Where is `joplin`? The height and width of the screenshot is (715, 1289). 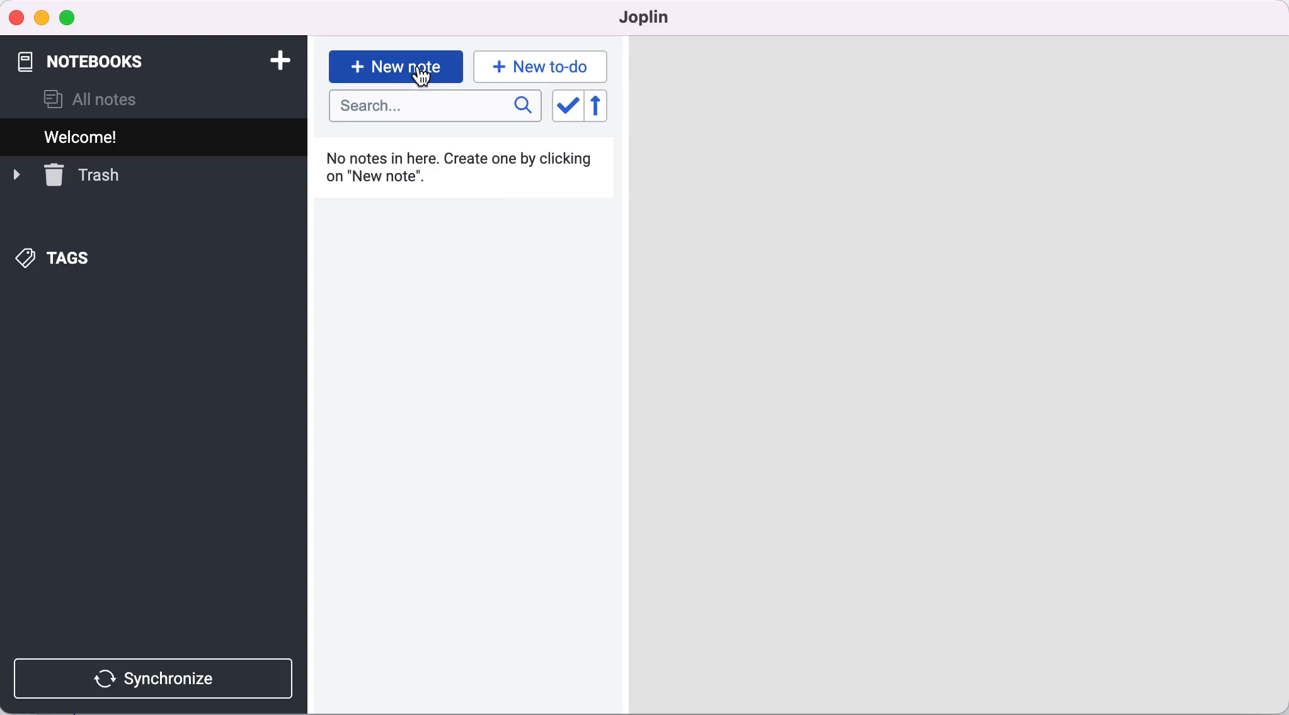
joplin is located at coordinates (653, 18).